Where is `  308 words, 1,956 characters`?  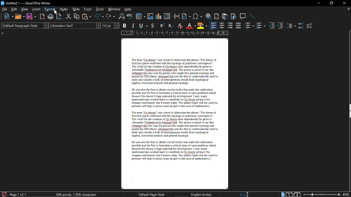
  308 words, 1,956 characters is located at coordinates (78, 195).